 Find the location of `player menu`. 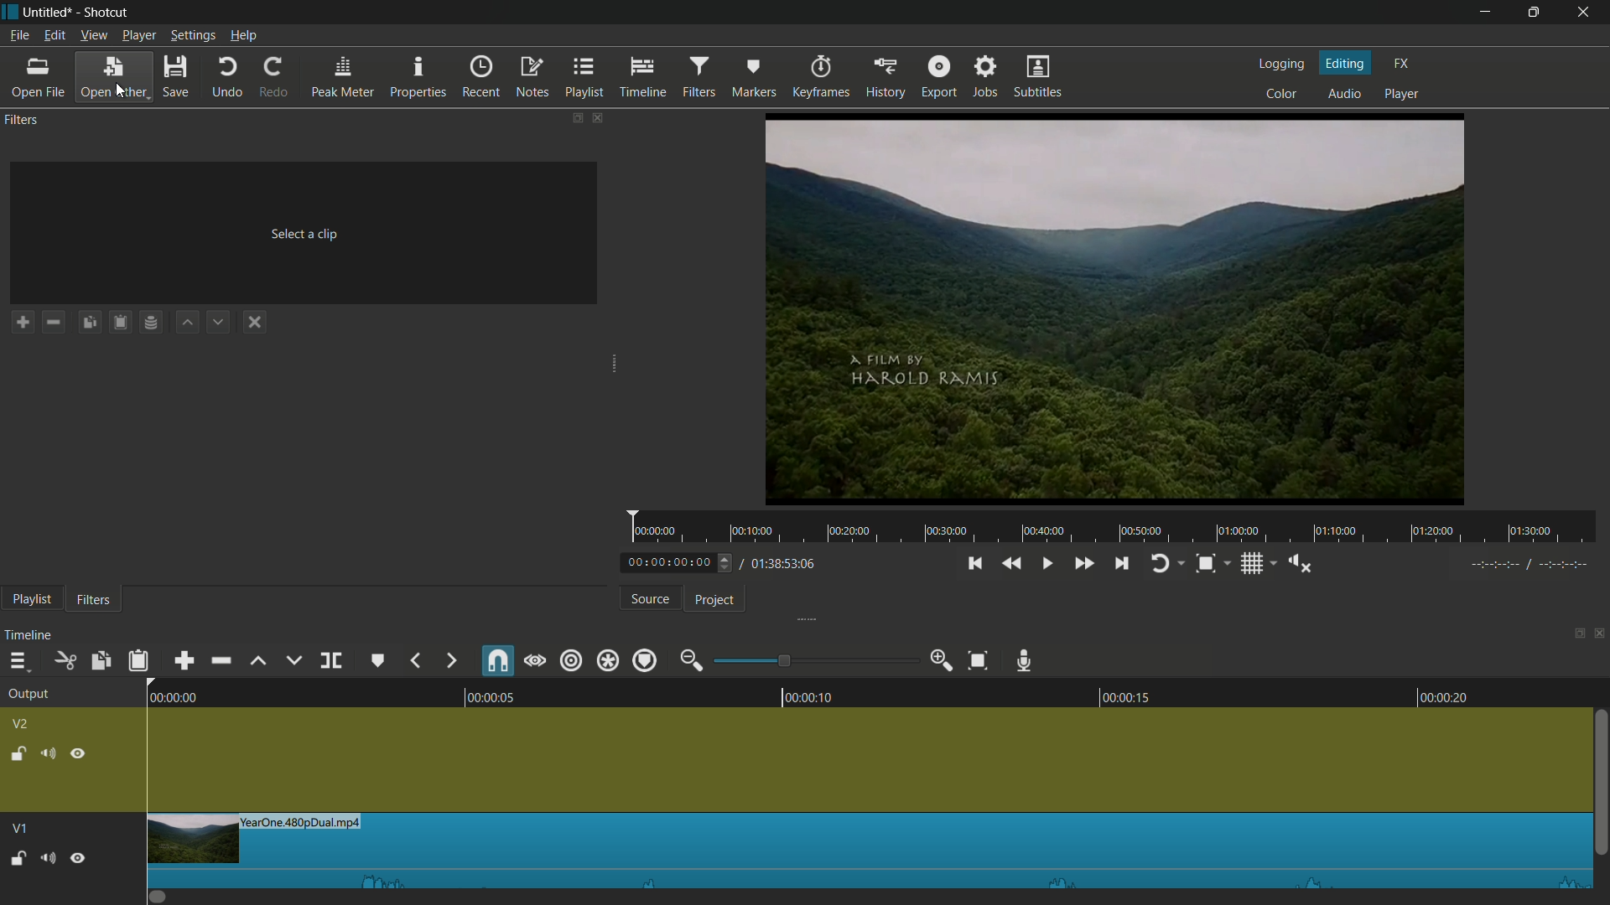

player menu is located at coordinates (139, 35).